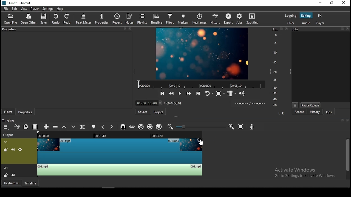 The height and width of the screenshot is (197, 351). What do you see at coordinates (175, 103) in the screenshot?
I see `total time` at bounding box center [175, 103].